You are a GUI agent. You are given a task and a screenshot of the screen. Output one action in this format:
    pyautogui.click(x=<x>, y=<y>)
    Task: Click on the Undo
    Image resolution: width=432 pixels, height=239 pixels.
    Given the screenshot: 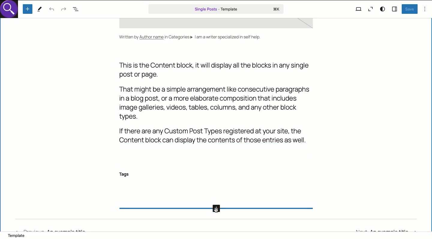 What is the action you would take?
    pyautogui.click(x=52, y=10)
    